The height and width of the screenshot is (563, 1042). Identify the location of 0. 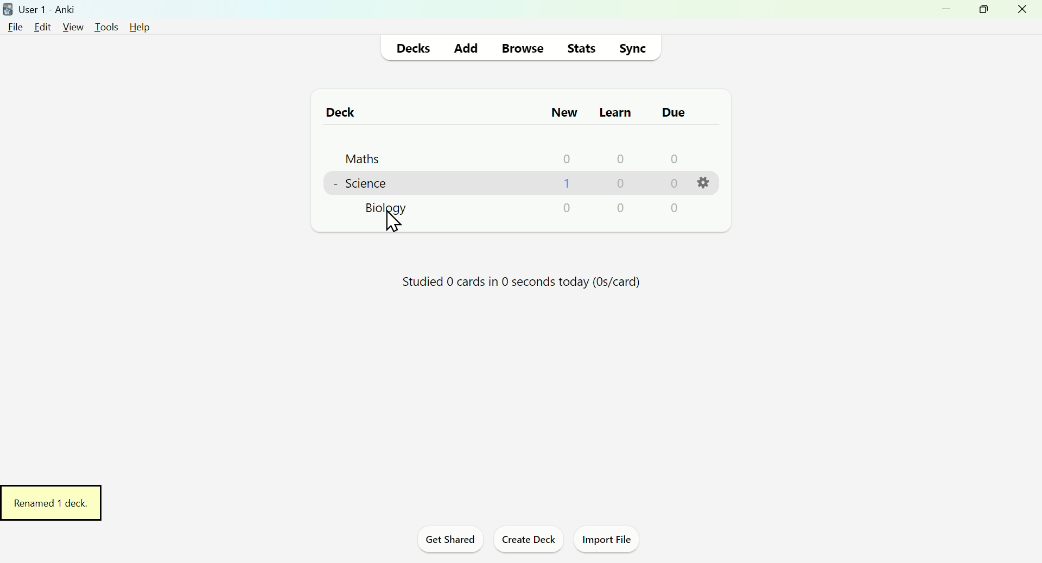
(569, 207).